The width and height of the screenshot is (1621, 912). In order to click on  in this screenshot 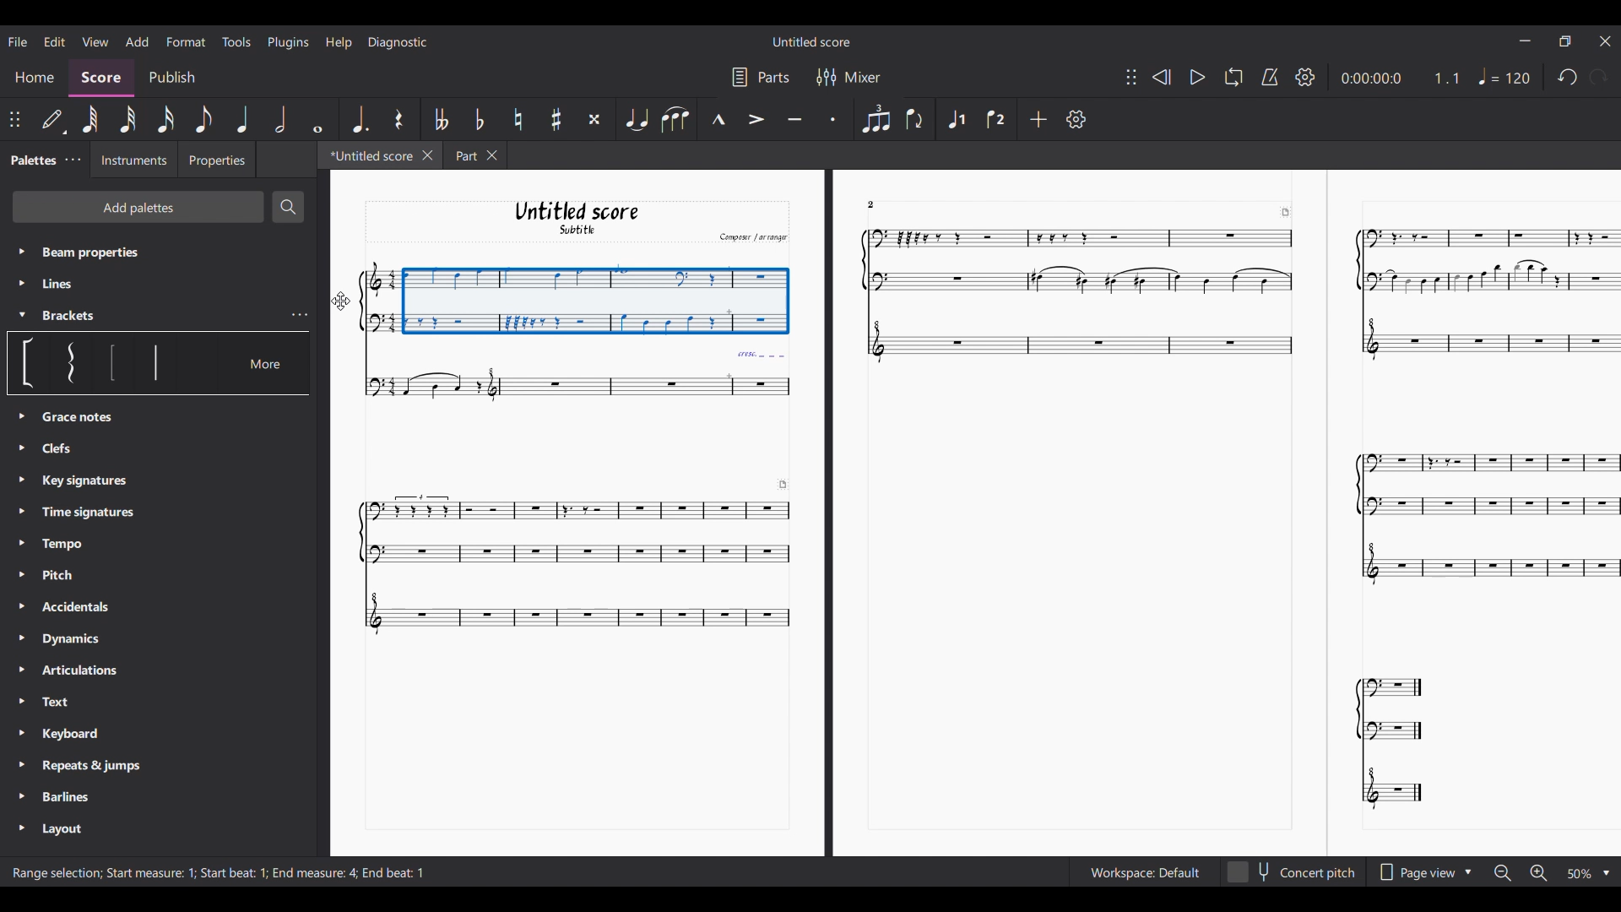, I will do `click(18, 830)`.